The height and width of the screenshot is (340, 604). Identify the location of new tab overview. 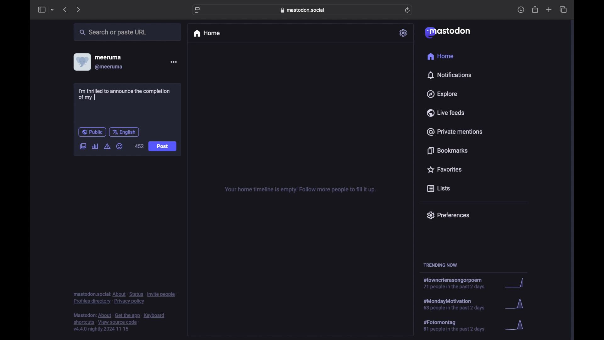
(549, 9).